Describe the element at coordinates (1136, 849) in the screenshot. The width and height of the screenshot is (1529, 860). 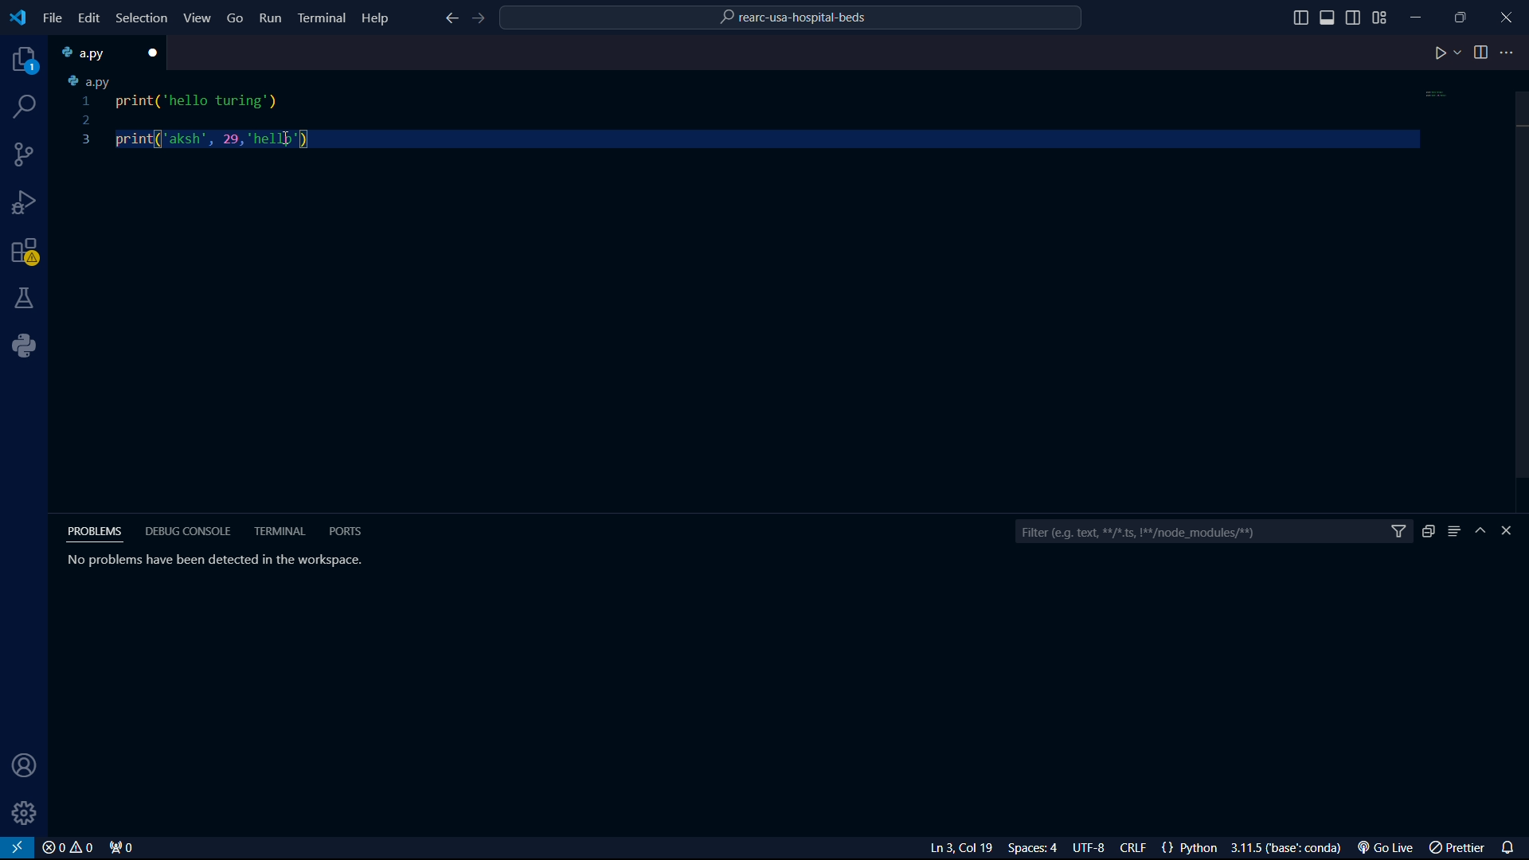
I see `CRLF` at that location.